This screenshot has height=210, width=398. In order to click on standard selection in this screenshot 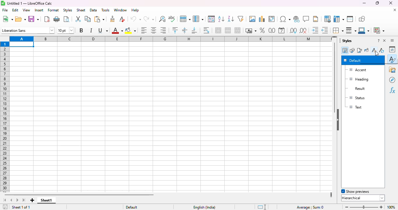, I will do `click(262, 207)`.